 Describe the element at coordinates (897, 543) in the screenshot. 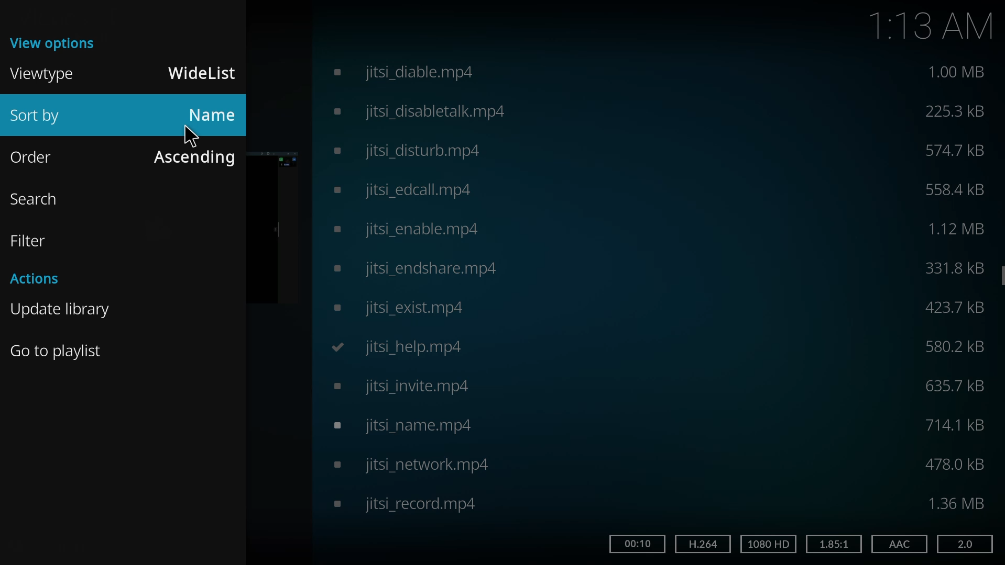

I see `aac` at that location.